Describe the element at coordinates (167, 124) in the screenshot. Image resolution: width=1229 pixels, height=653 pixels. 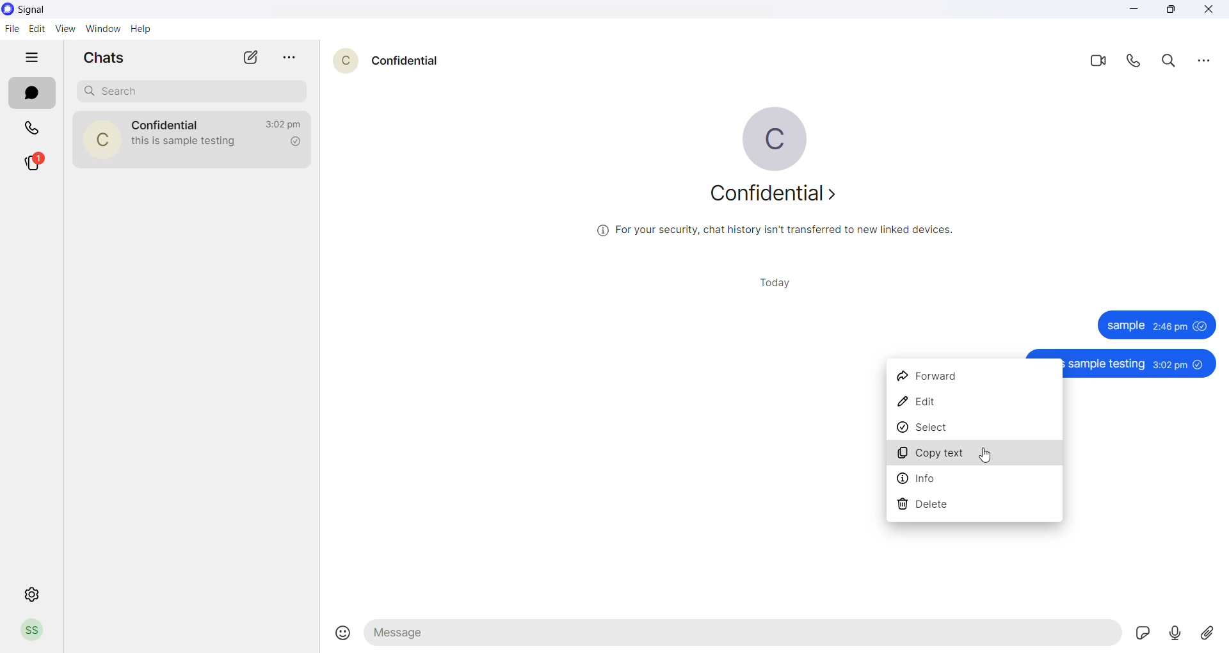
I see `contact name` at that location.